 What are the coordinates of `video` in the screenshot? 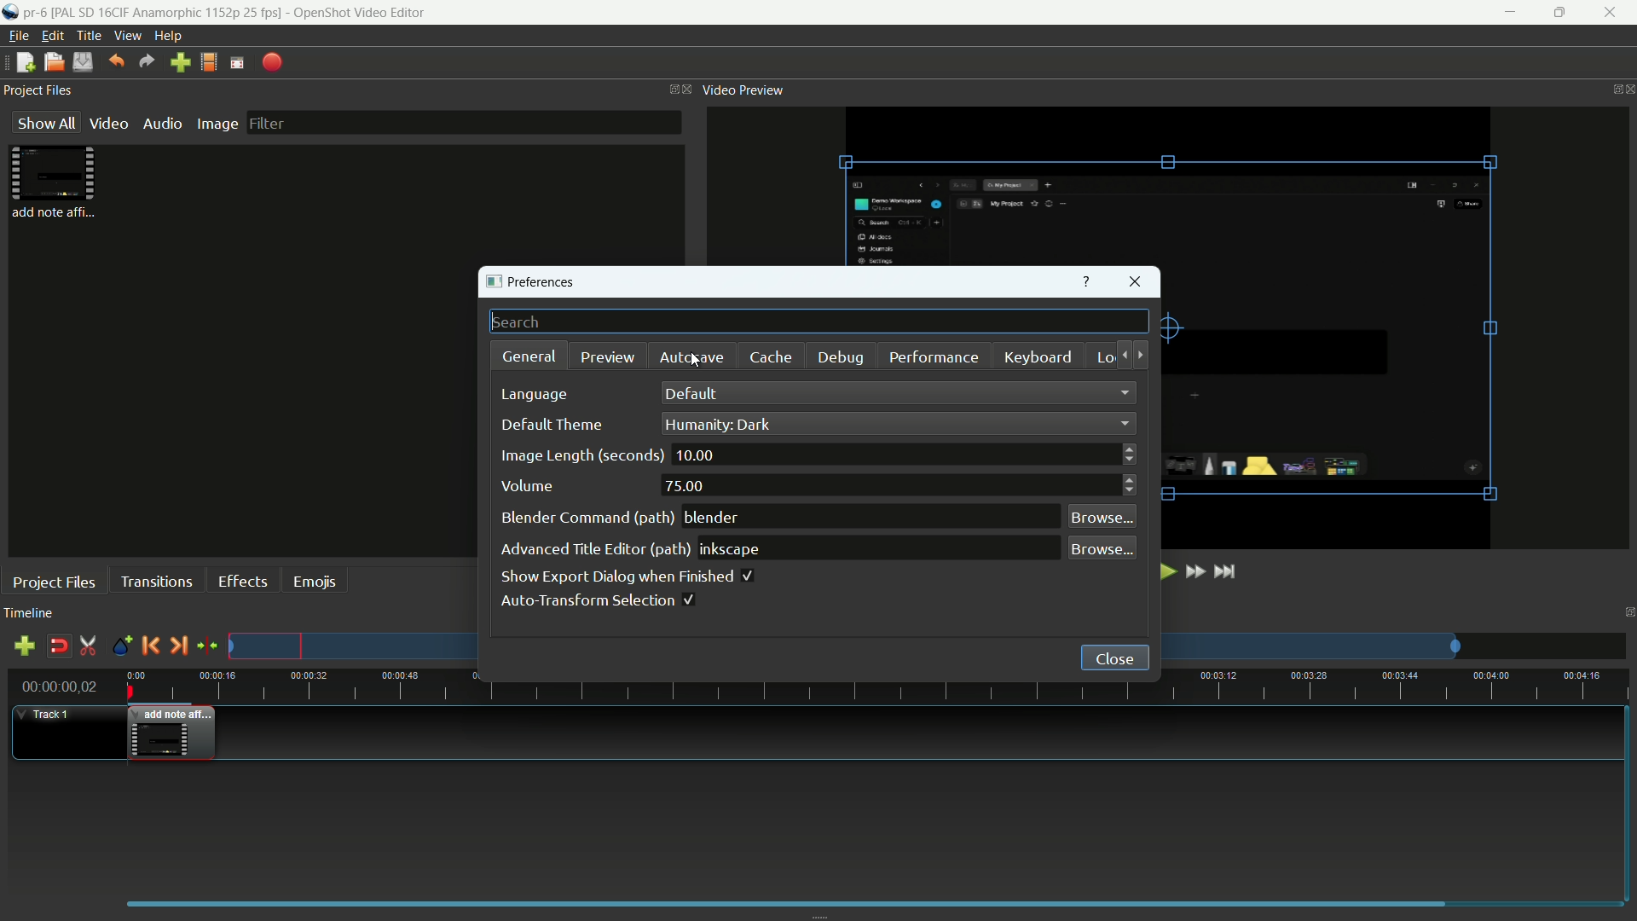 It's located at (108, 124).